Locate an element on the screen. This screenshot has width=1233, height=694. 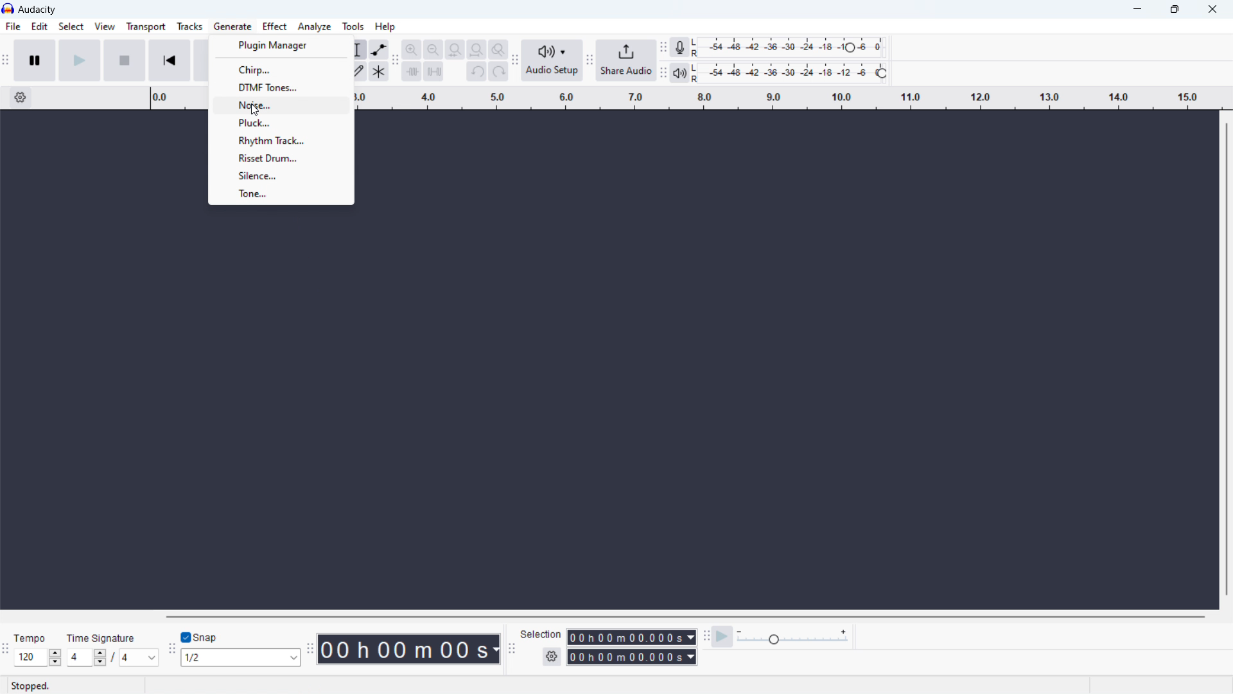
play is located at coordinates (80, 60).